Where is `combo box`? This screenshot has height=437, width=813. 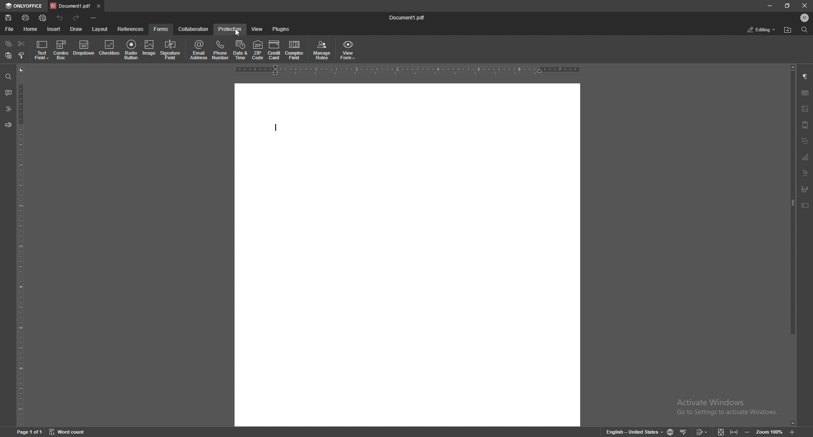
combo box is located at coordinates (61, 50).